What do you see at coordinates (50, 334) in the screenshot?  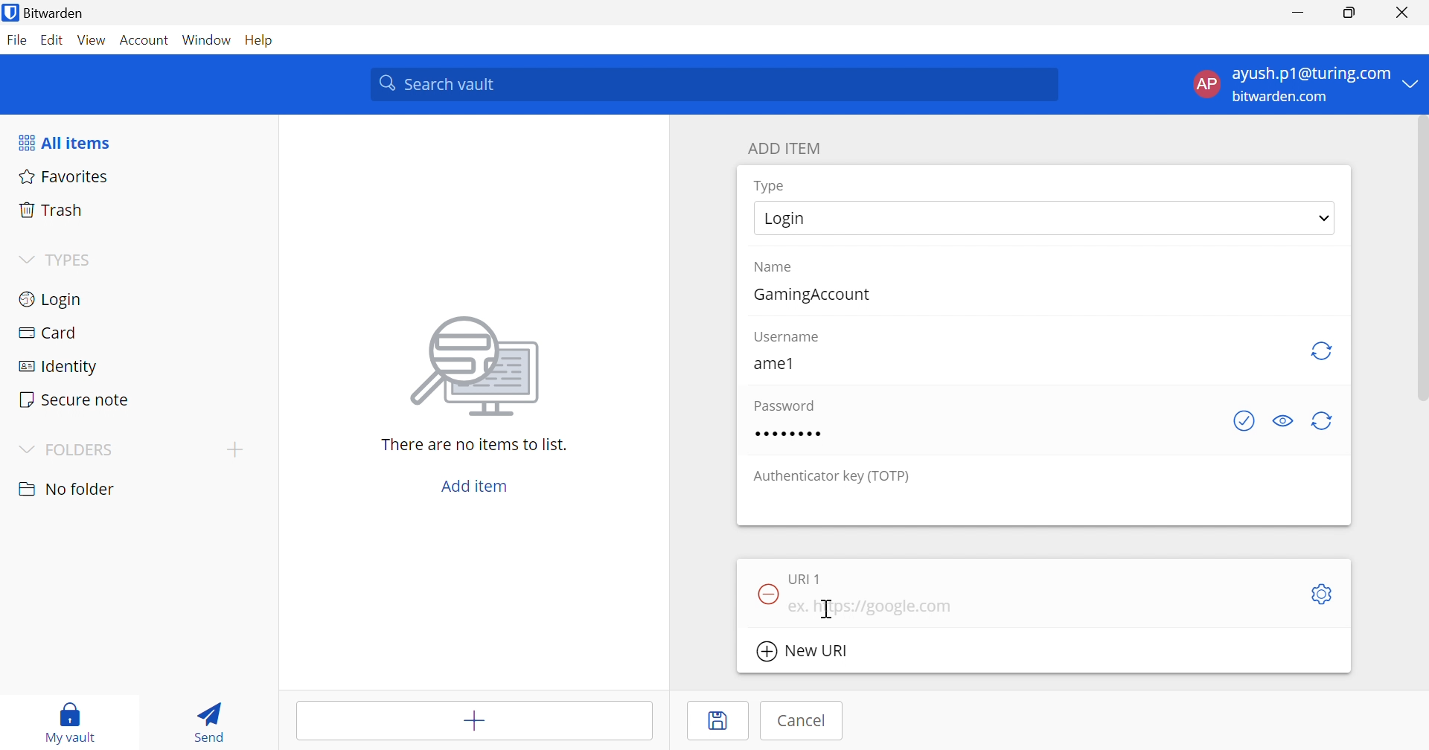 I see `Card` at bounding box center [50, 334].